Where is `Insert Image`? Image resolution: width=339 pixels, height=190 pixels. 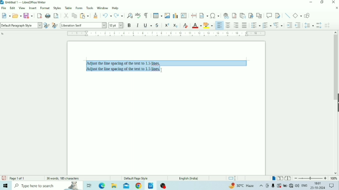 Insert Image is located at coordinates (167, 15).